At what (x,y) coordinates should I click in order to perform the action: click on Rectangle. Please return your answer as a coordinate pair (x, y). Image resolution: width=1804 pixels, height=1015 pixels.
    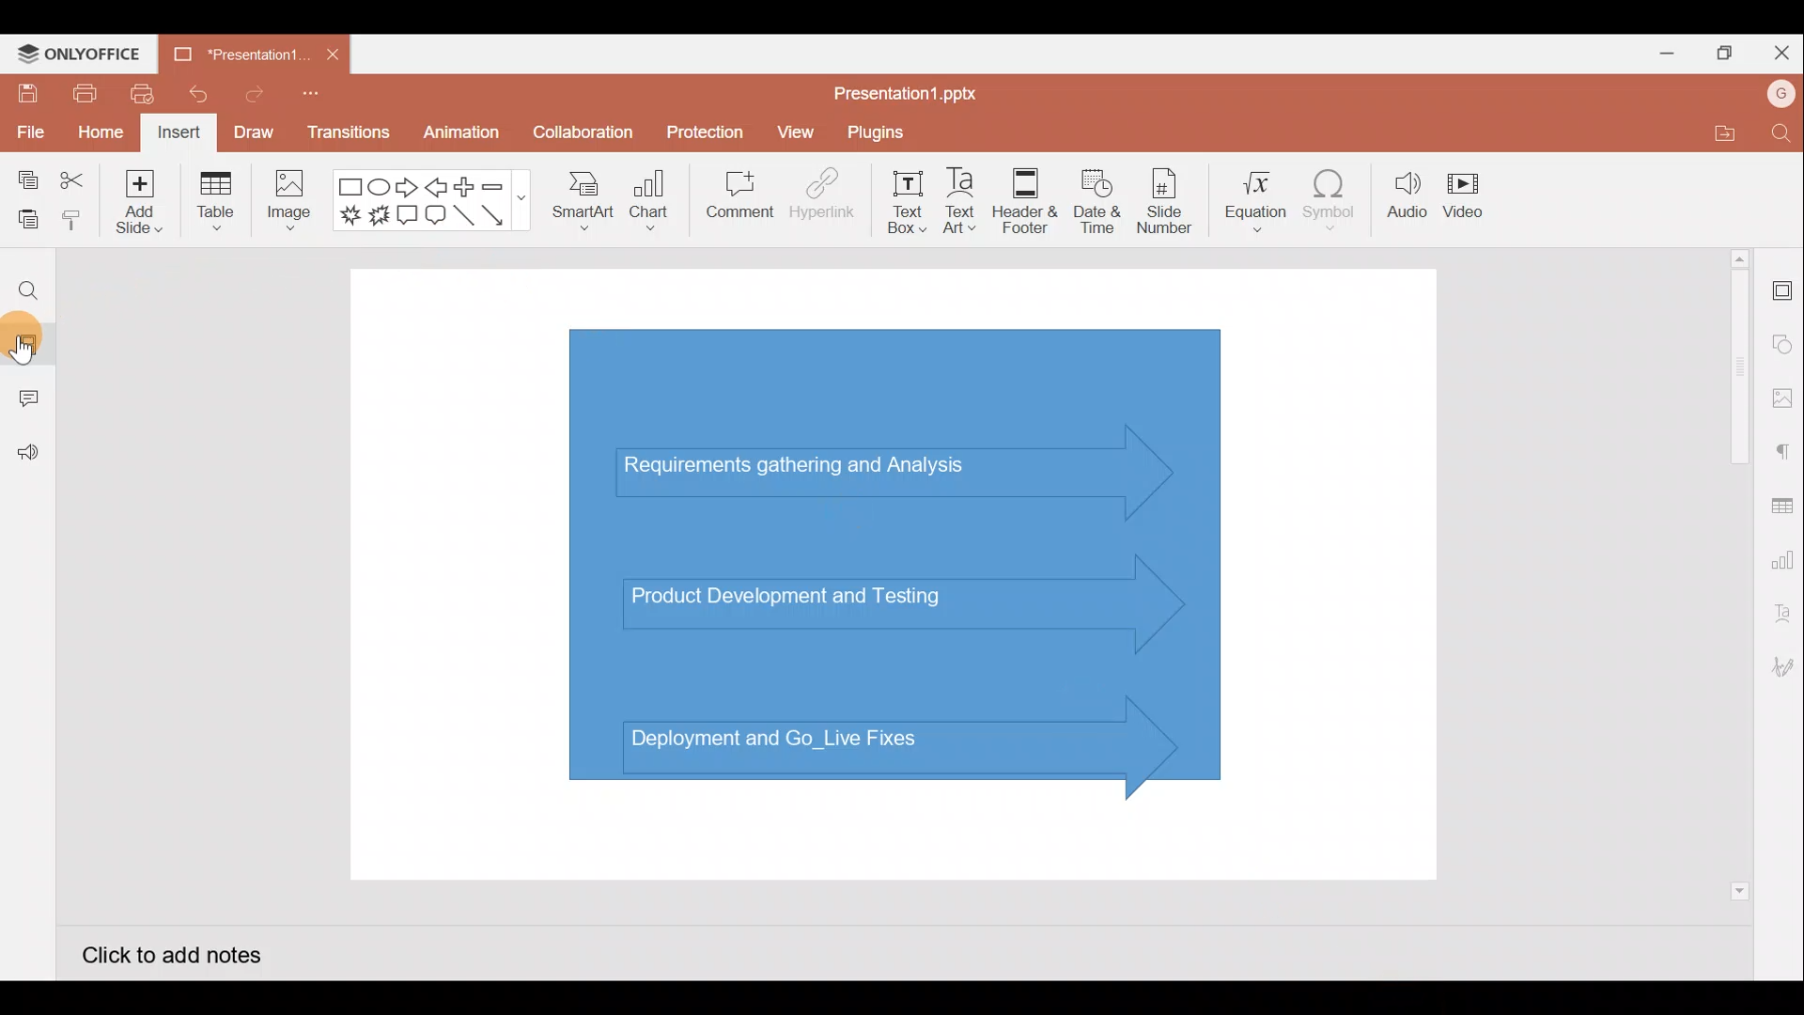
    Looking at the image, I should click on (346, 187).